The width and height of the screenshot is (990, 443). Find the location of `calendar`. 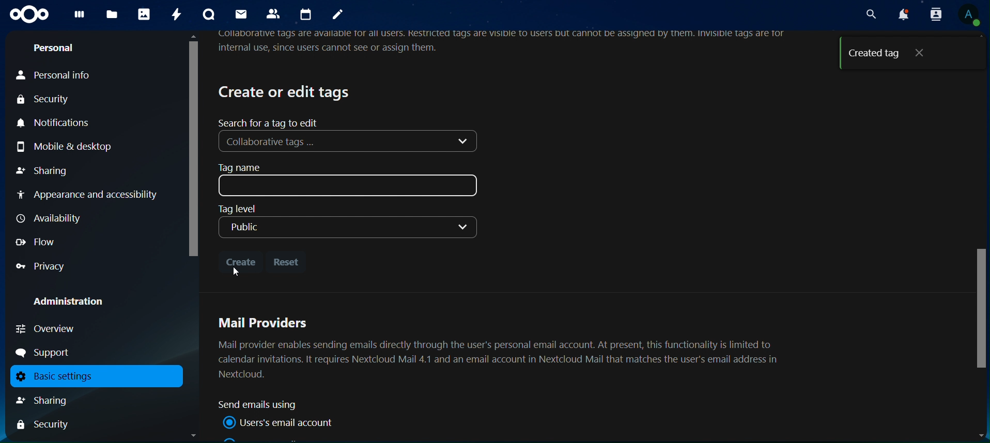

calendar is located at coordinates (307, 14).